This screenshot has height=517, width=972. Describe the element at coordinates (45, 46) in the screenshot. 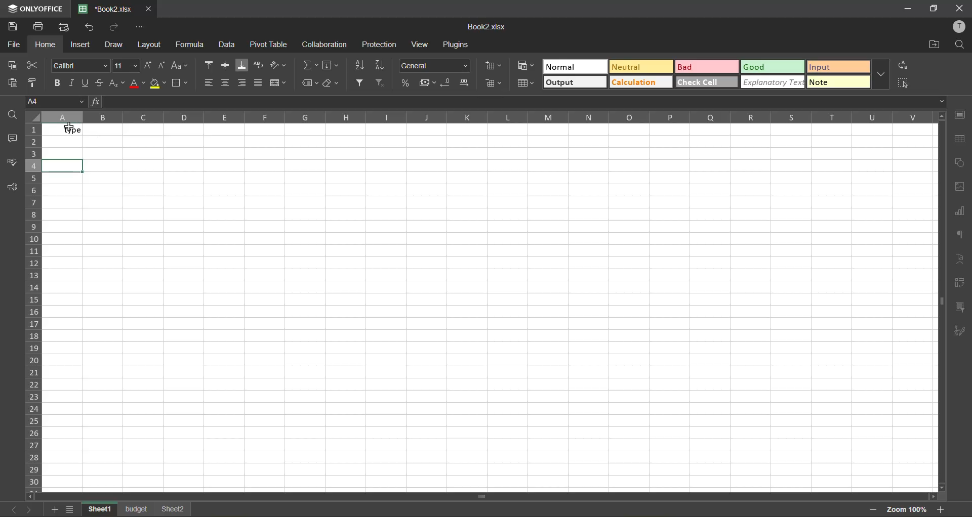

I see `home` at that location.